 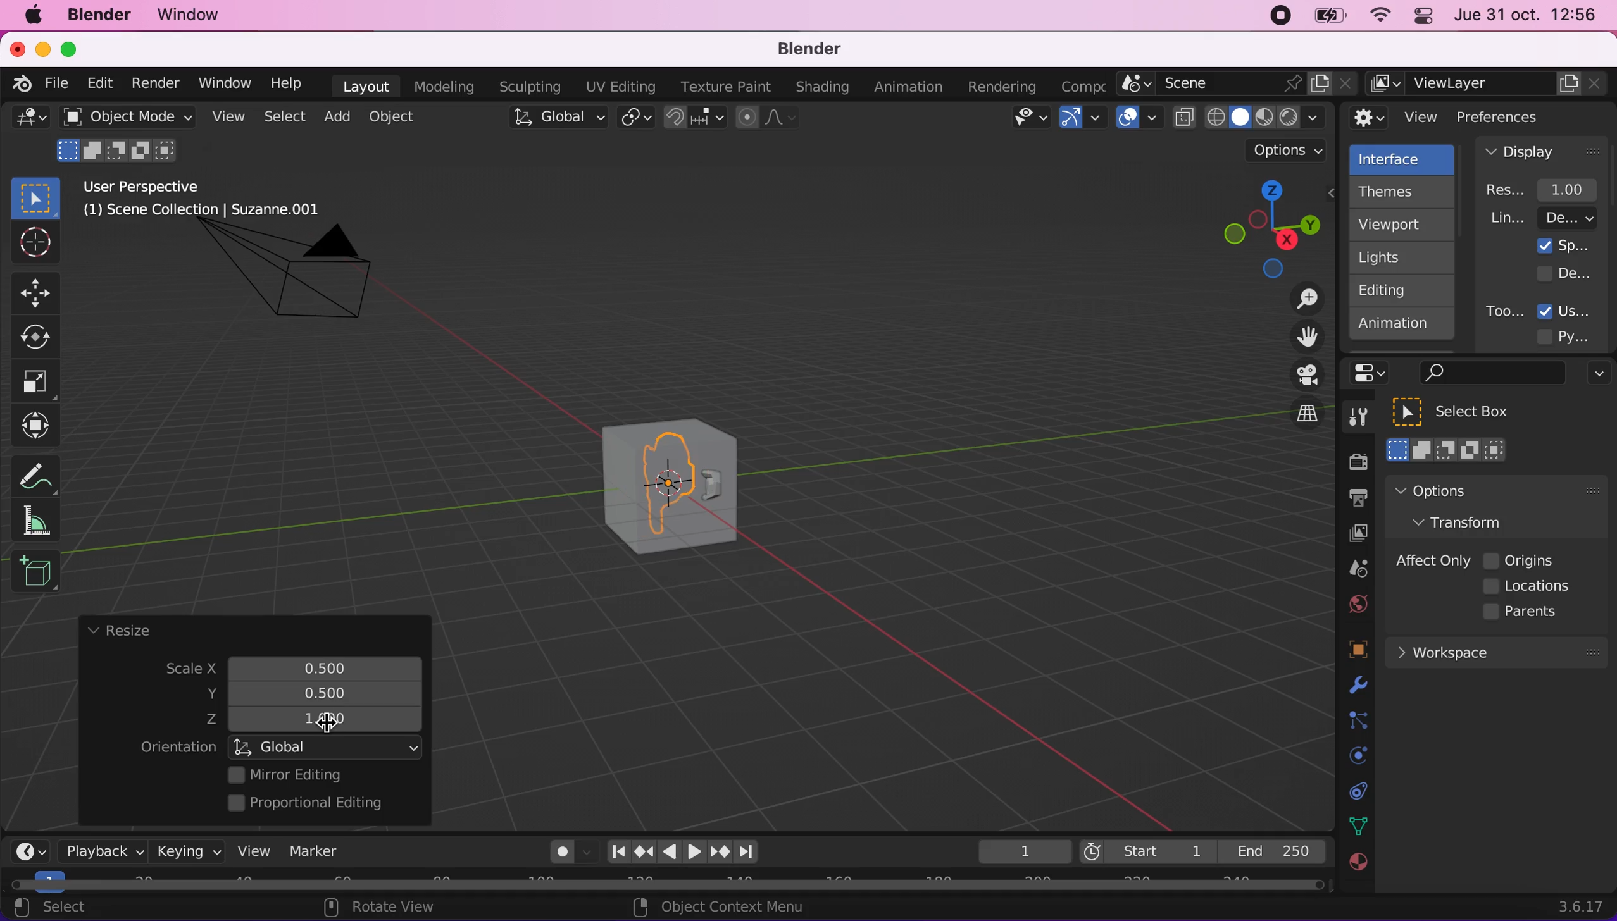 What do you see at coordinates (211, 200) in the screenshot?
I see `user perspective (1) scene collection | suzzane.001` at bounding box center [211, 200].